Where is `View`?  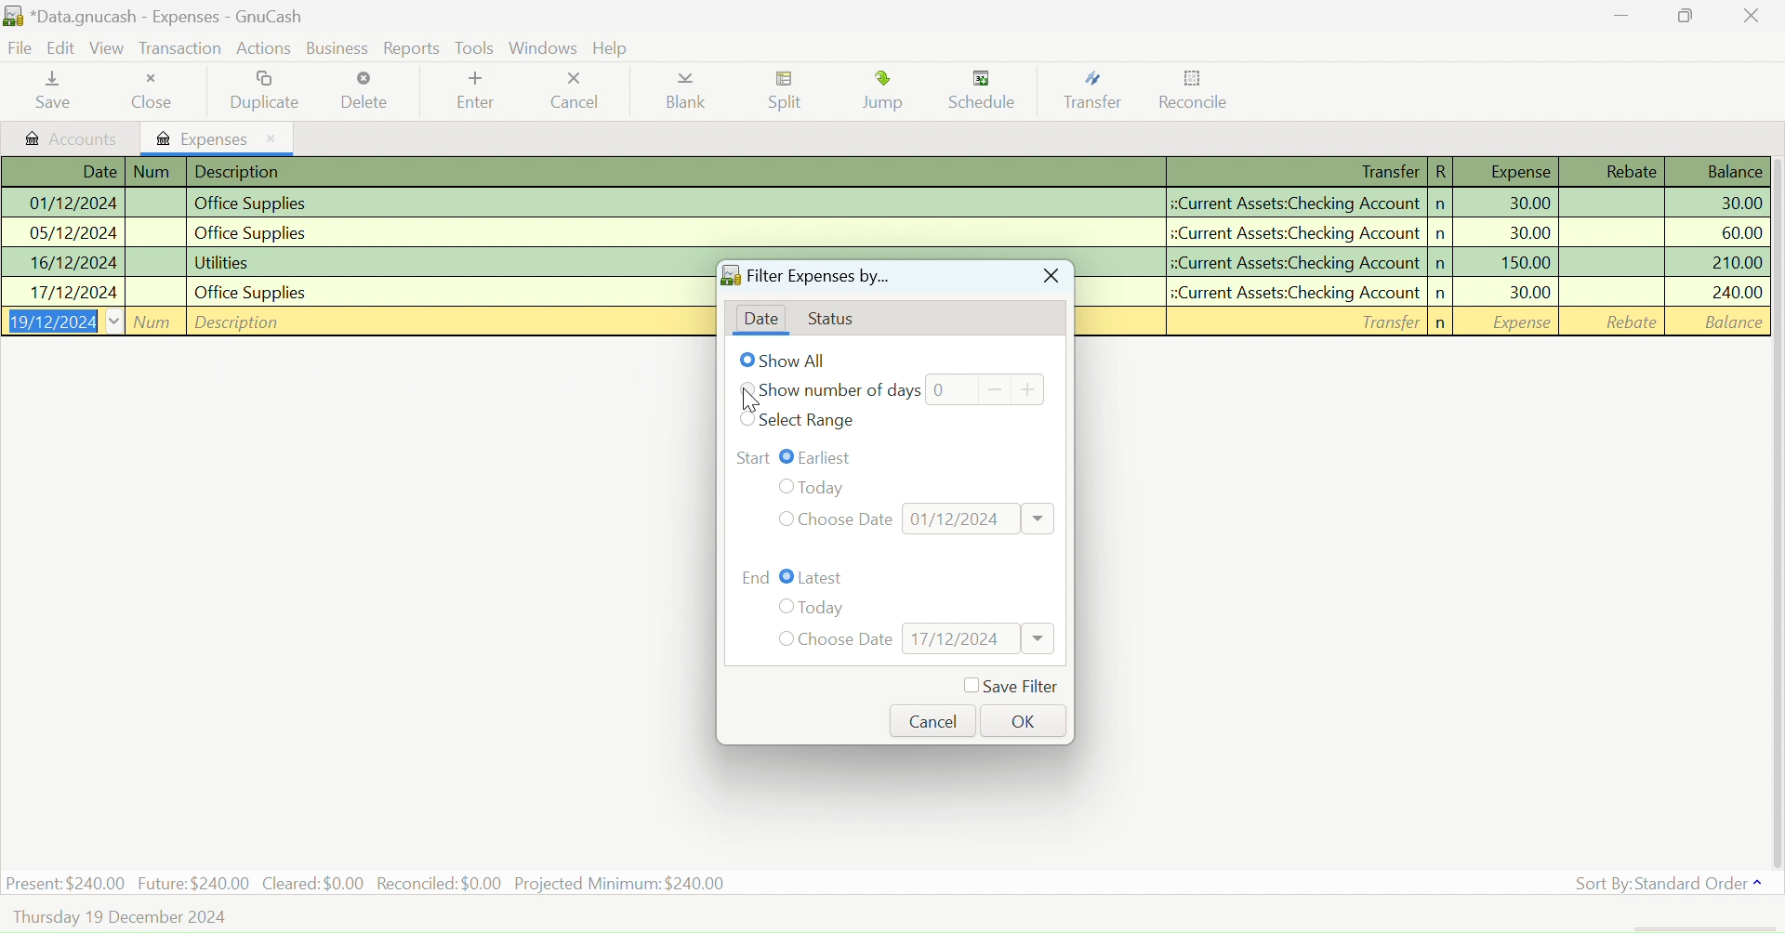 View is located at coordinates (108, 51).